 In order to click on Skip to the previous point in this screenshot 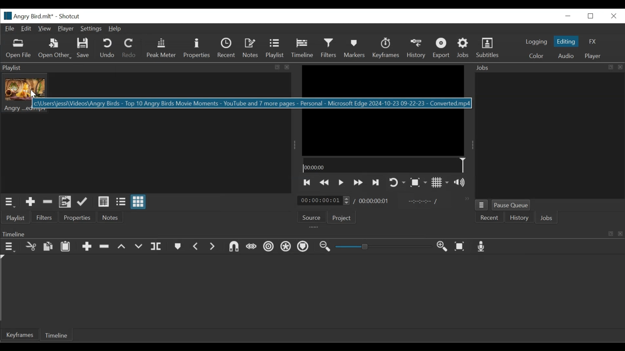, I will do `click(307, 182)`.